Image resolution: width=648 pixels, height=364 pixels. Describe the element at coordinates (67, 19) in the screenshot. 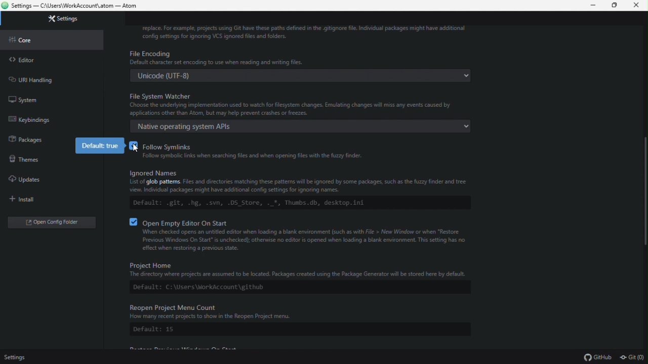

I see `Settings` at that location.